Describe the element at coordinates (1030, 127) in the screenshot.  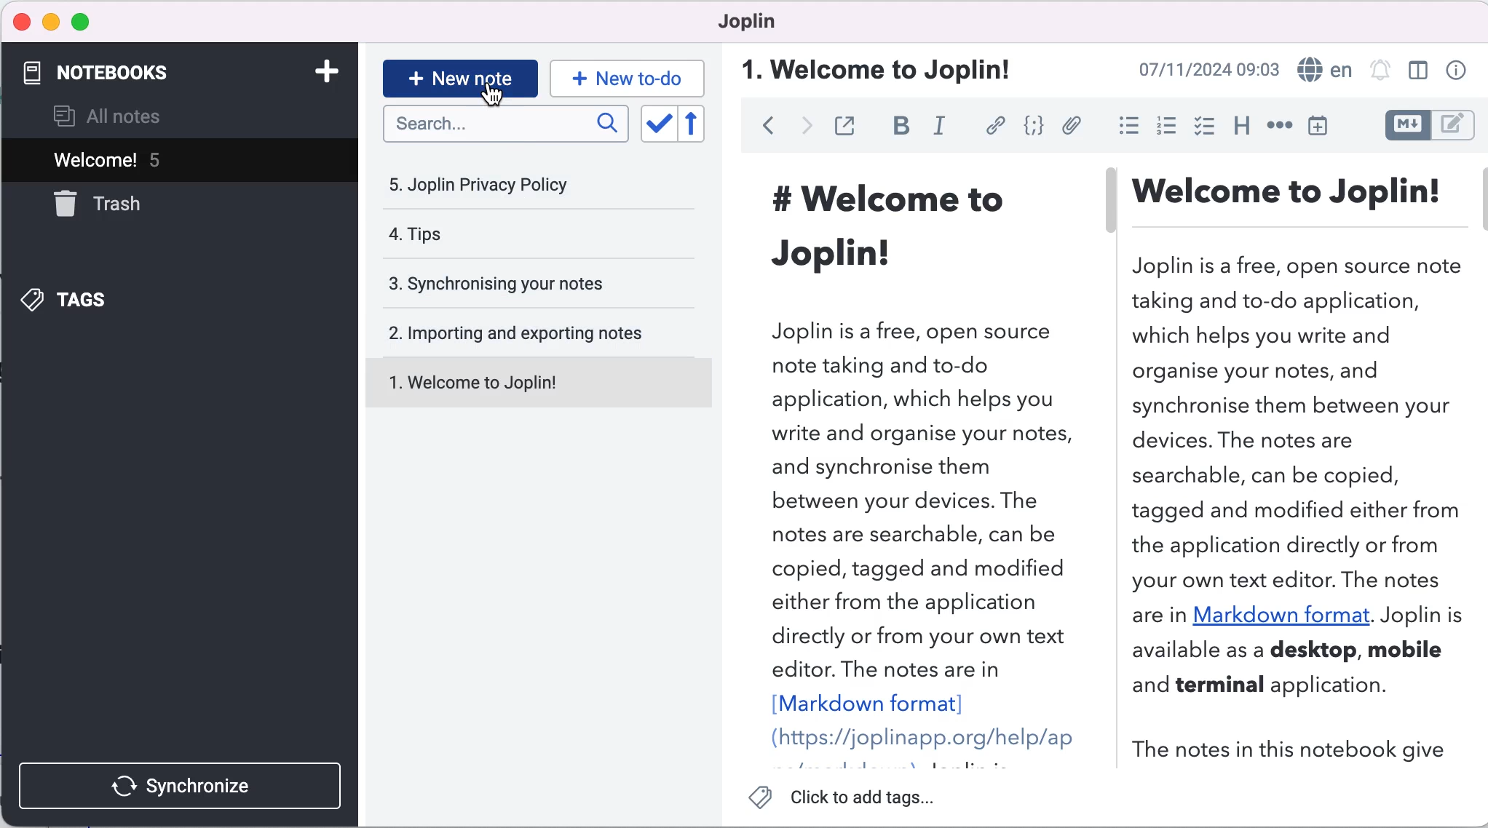
I see `code` at that location.